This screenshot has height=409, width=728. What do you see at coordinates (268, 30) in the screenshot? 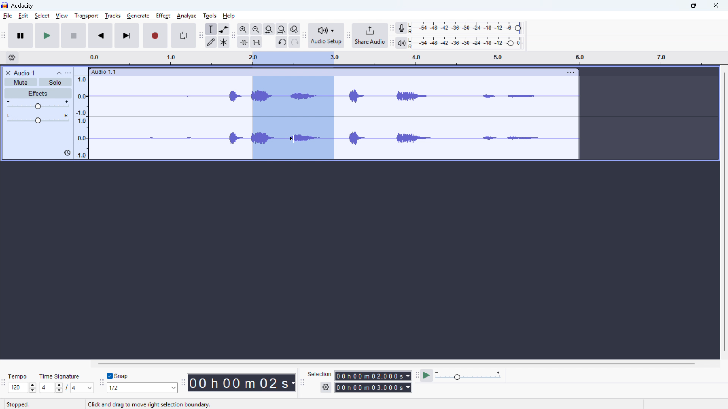
I see `Fit selection to width` at bounding box center [268, 30].